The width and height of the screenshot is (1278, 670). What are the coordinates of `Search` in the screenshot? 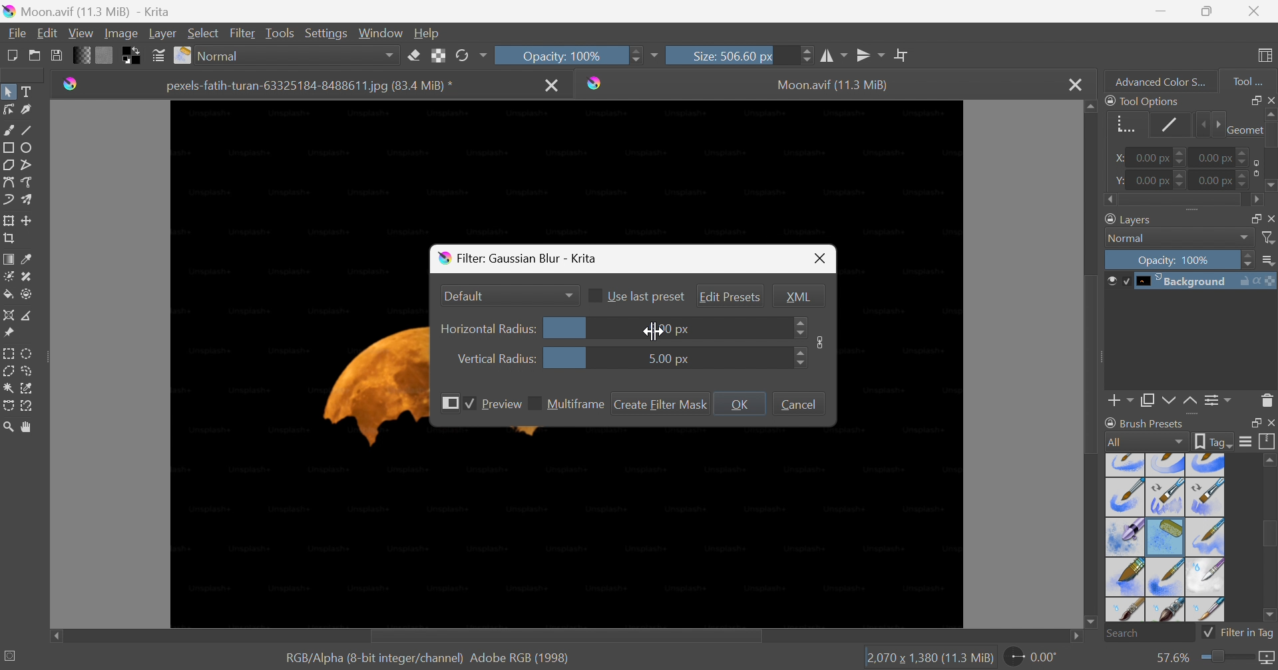 It's located at (1149, 633).